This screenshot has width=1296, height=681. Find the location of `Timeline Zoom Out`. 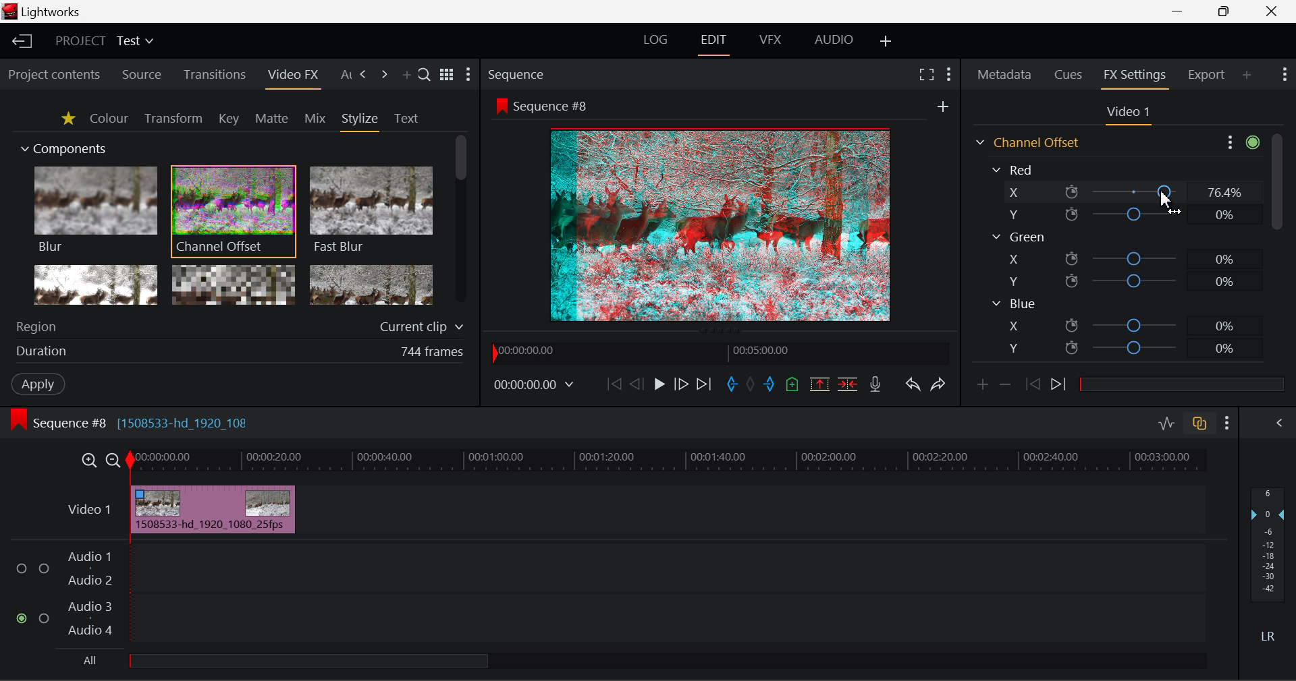

Timeline Zoom Out is located at coordinates (115, 462).